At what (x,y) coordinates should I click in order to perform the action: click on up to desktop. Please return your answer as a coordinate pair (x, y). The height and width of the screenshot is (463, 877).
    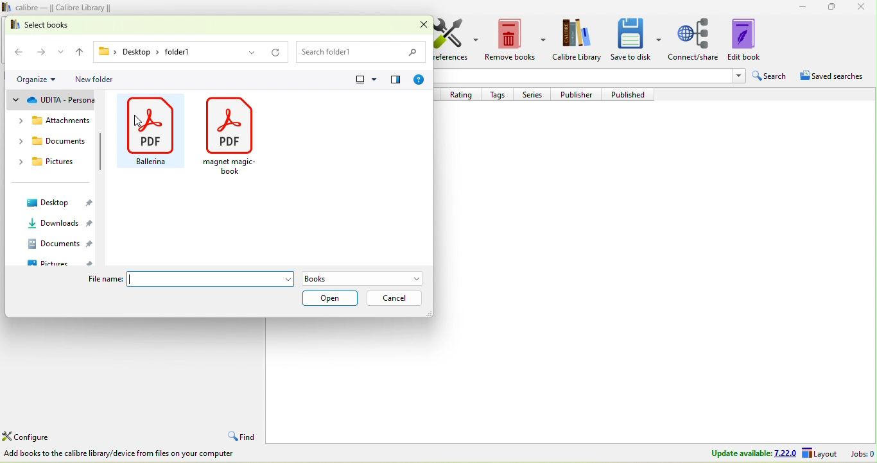
    Looking at the image, I should click on (79, 50).